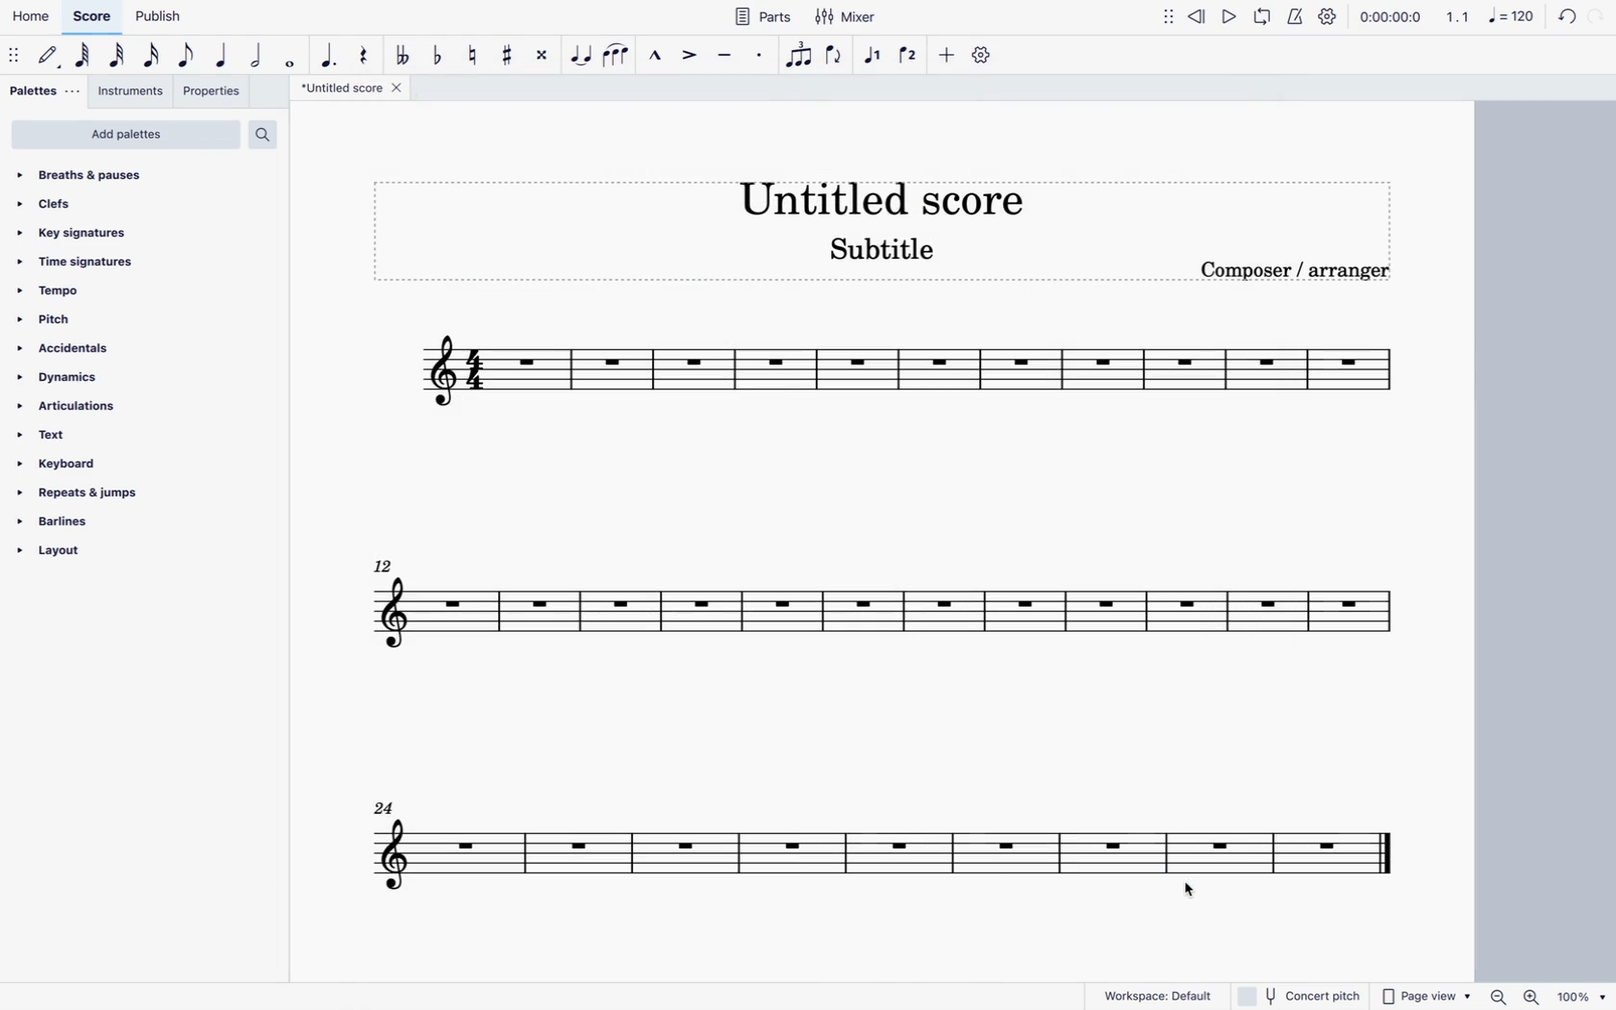  I want to click on stacatto, so click(759, 58).